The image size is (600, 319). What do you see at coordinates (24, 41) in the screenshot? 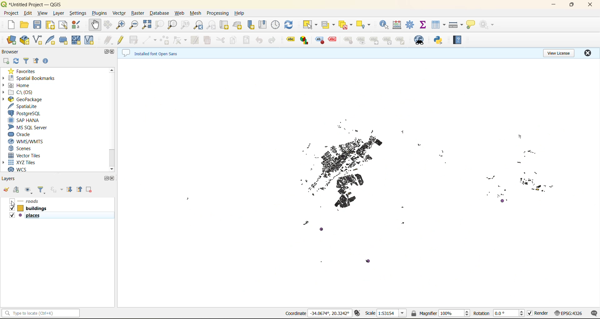
I see `new geopackage` at bounding box center [24, 41].